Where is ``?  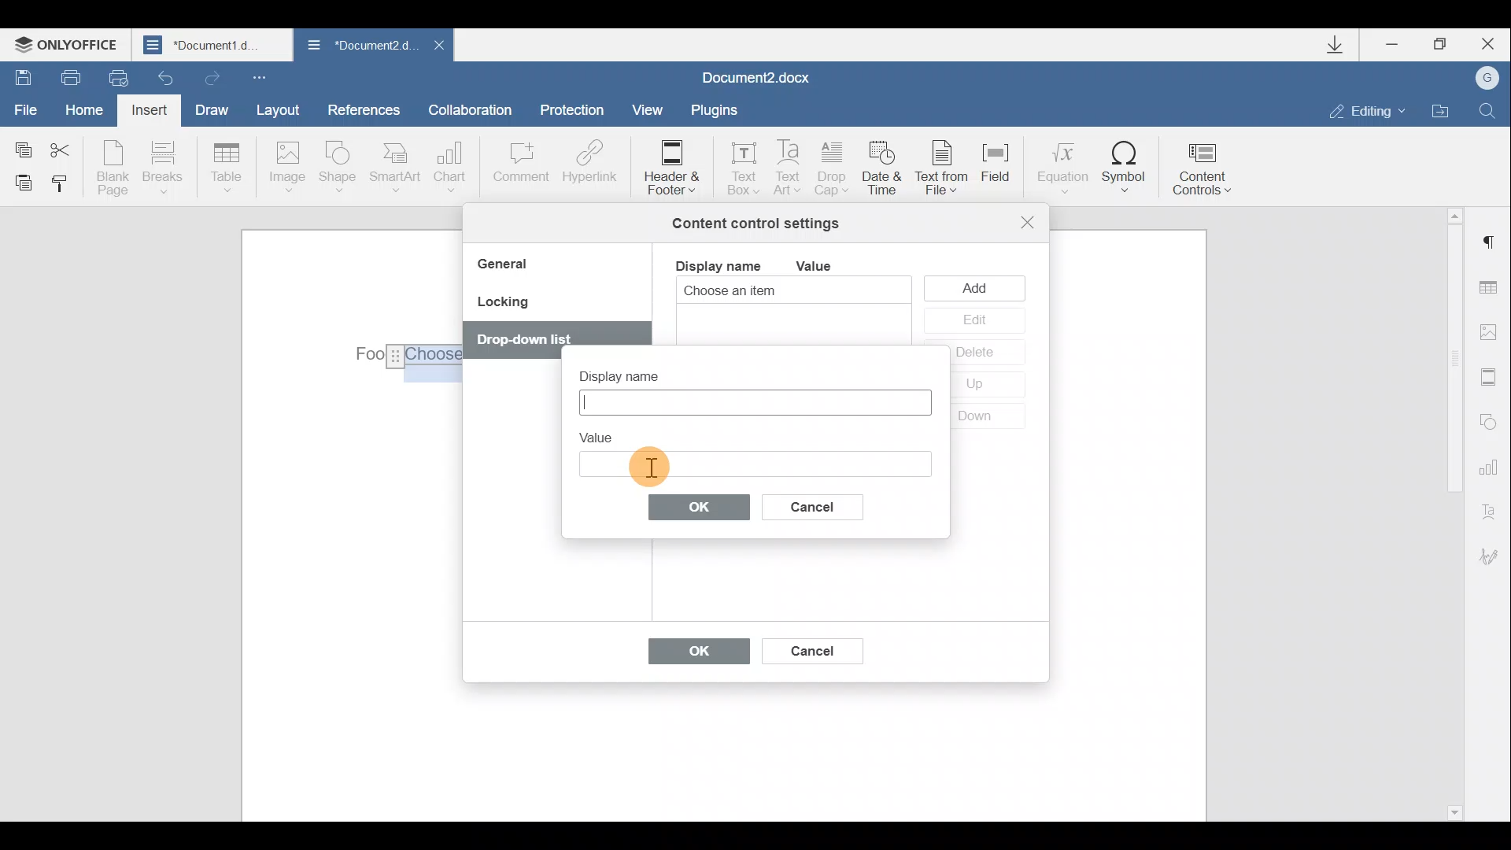
 is located at coordinates (649, 466).